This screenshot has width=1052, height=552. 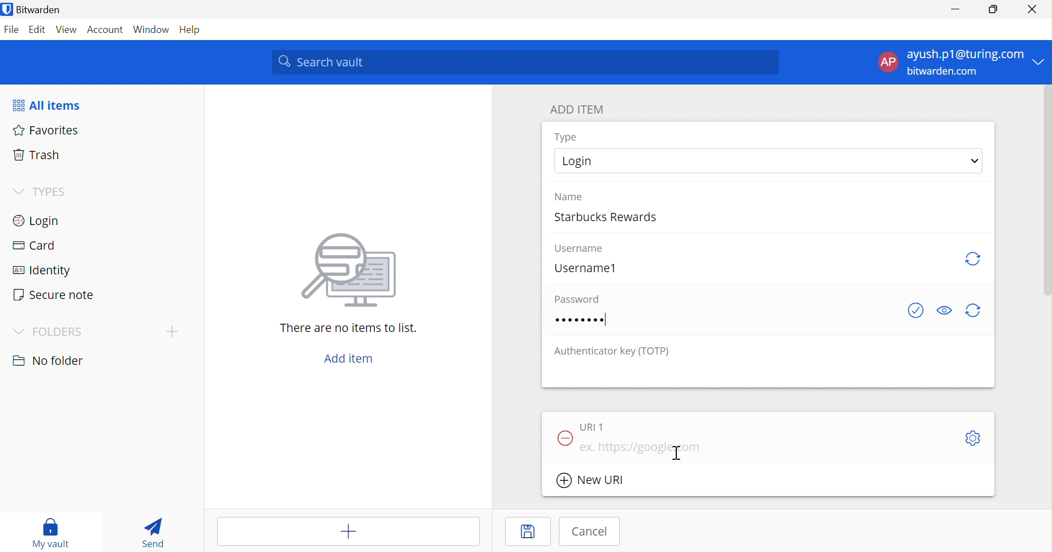 I want to click on Password, so click(x=576, y=300).